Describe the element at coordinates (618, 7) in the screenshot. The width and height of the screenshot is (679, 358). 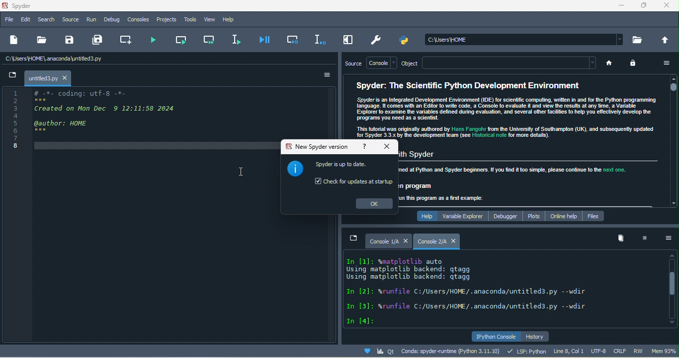
I see `minimize` at that location.